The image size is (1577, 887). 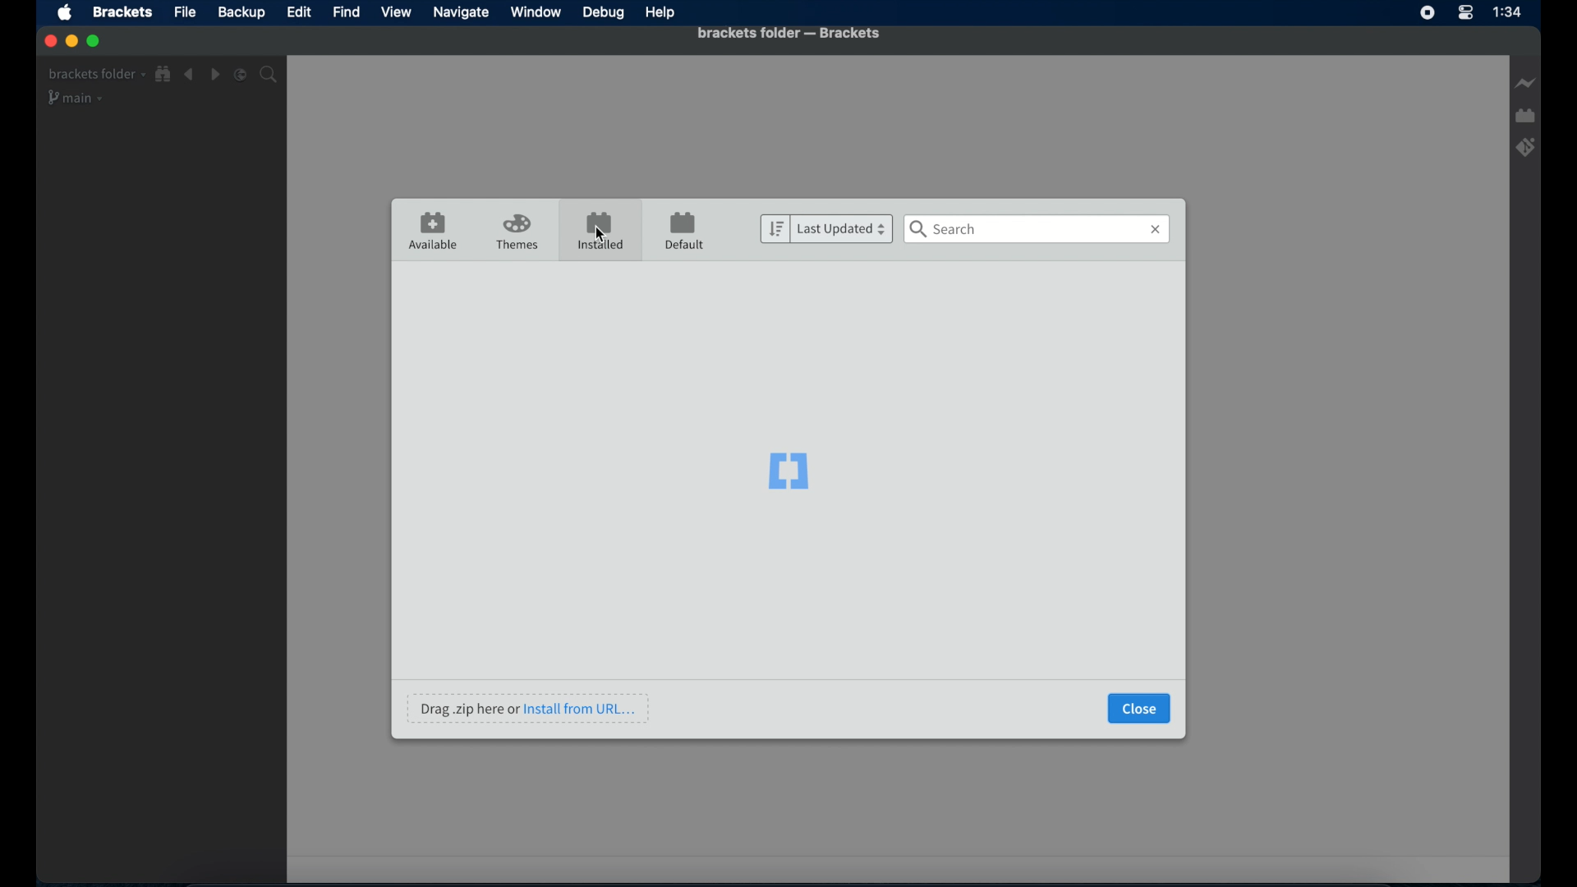 What do you see at coordinates (49, 41) in the screenshot?
I see `Close` at bounding box center [49, 41].